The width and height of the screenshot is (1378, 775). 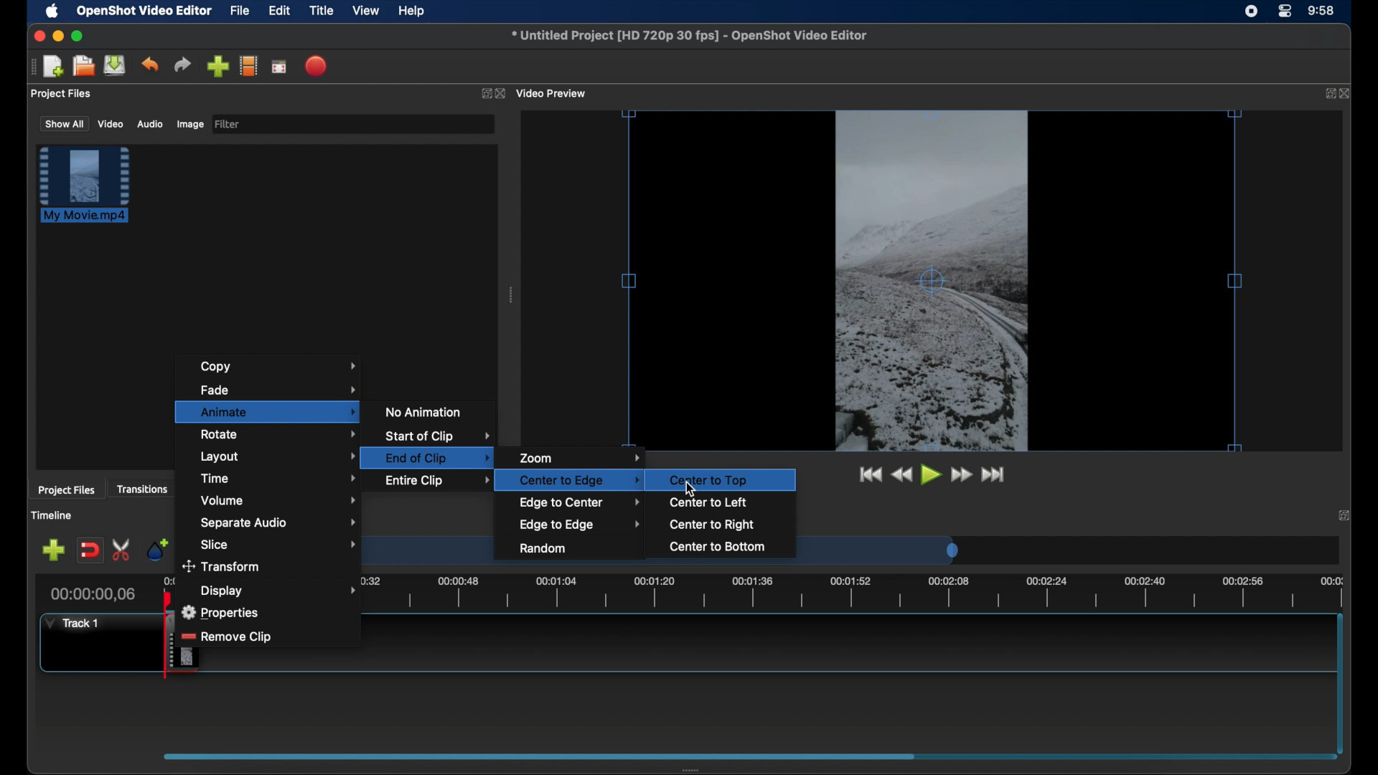 I want to click on expand, so click(x=1326, y=94).